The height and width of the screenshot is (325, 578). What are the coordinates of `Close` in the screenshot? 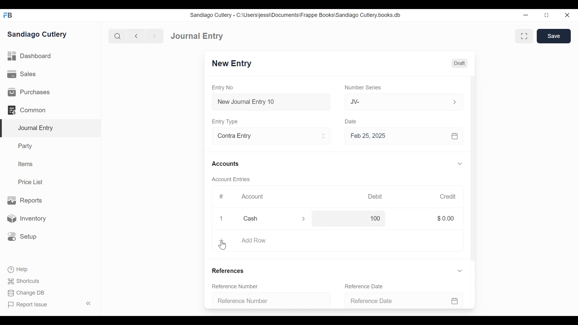 It's located at (567, 15).